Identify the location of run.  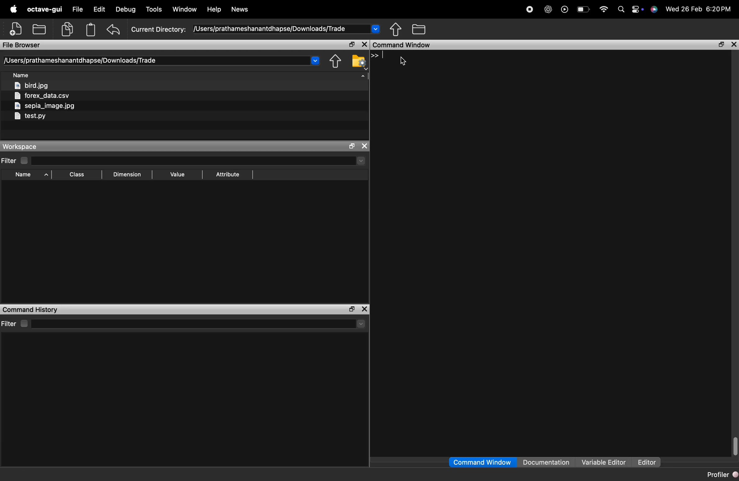
(565, 9).